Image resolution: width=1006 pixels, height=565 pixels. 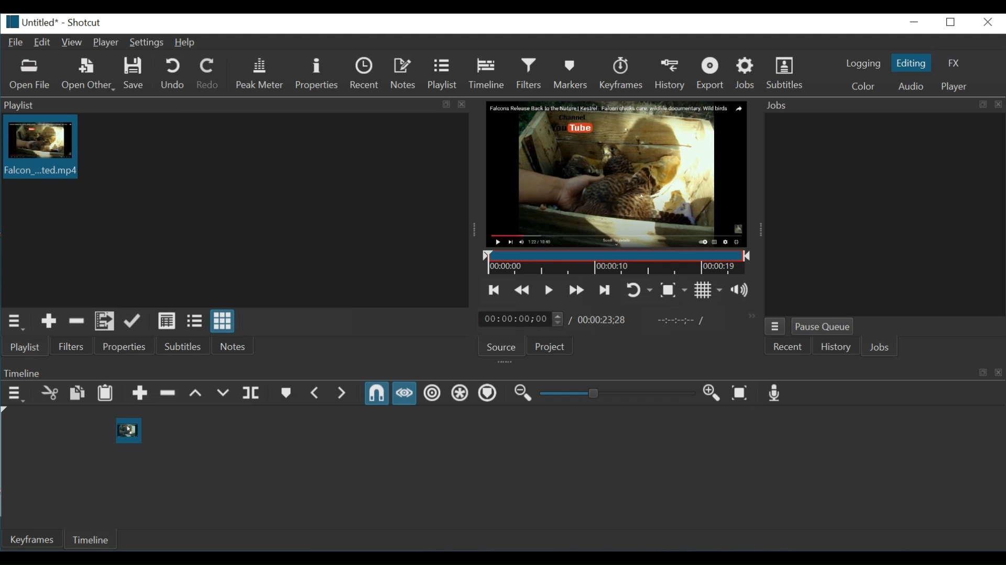 I want to click on play quickly backwards, so click(x=520, y=291).